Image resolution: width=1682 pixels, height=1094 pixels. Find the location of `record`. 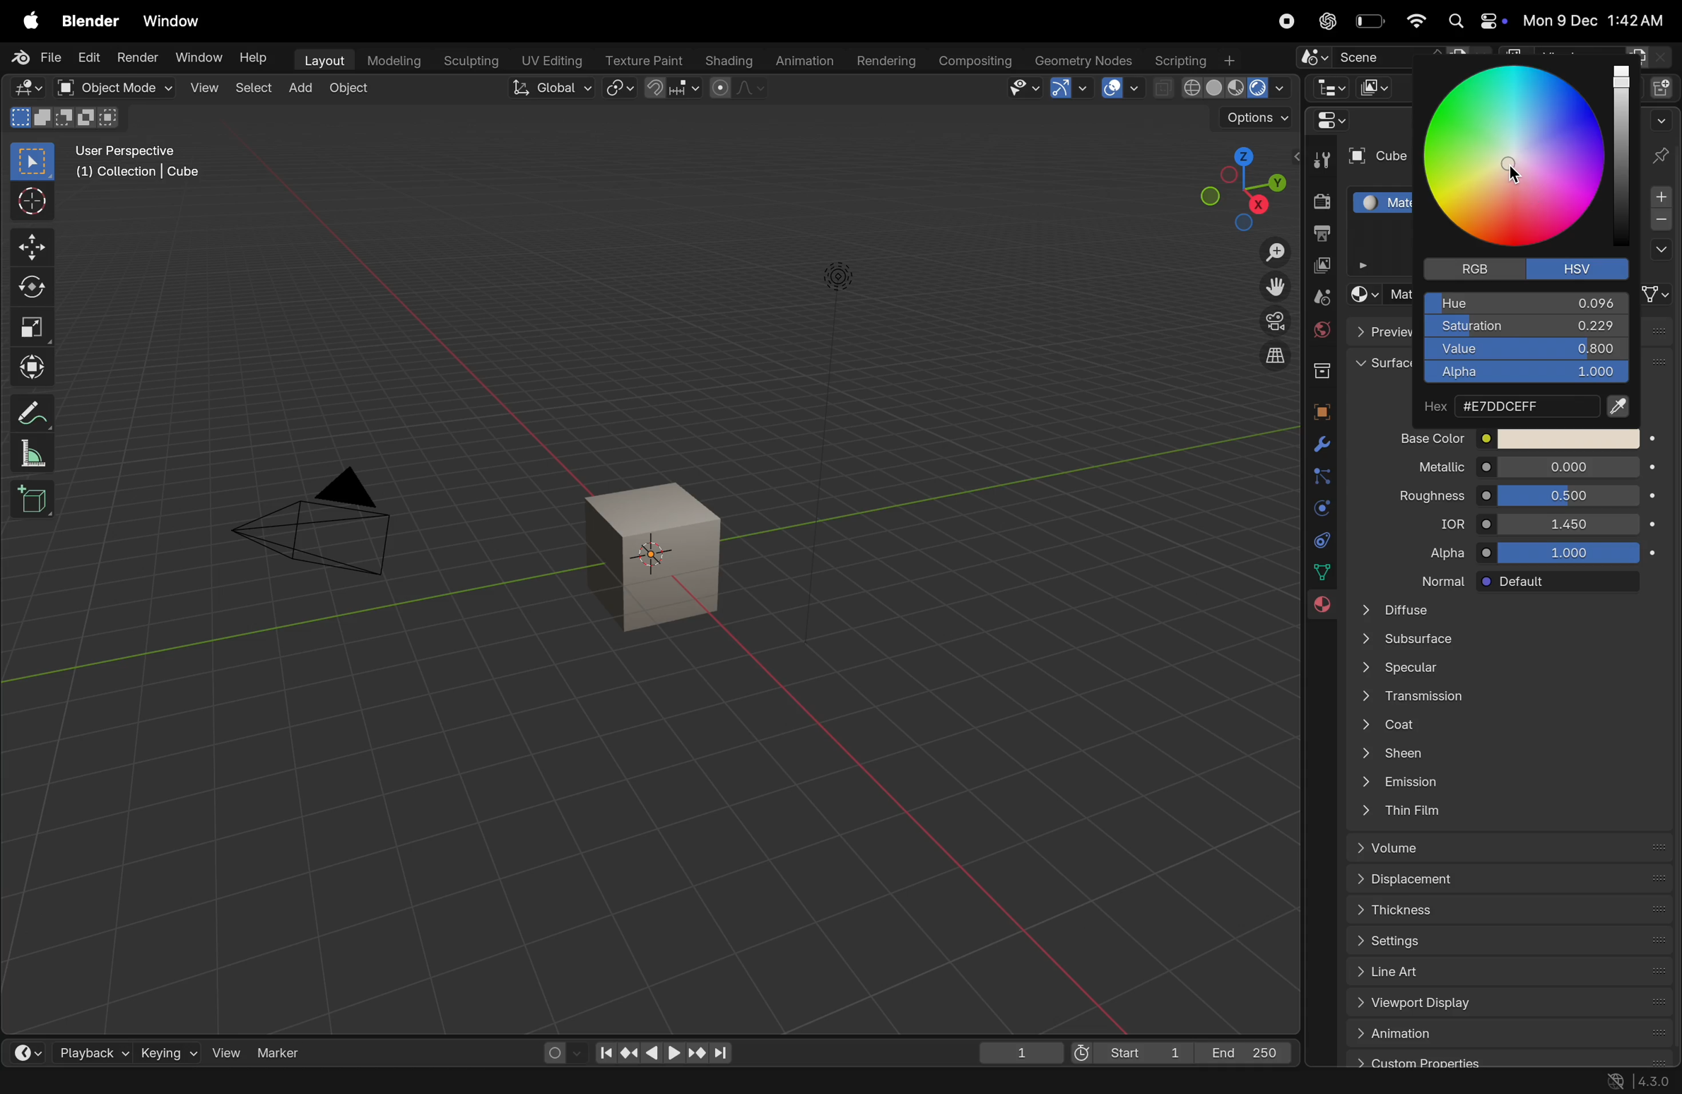

record is located at coordinates (1282, 20).